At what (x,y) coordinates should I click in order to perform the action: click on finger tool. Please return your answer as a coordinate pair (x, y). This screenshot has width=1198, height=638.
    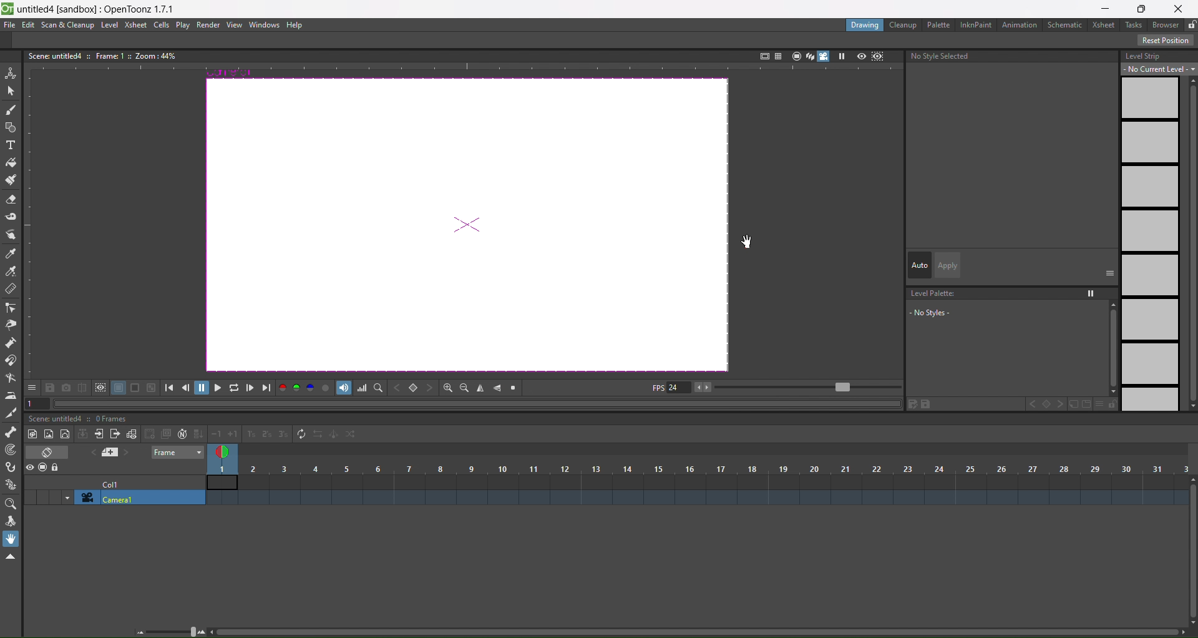
    Looking at the image, I should click on (11, 236).